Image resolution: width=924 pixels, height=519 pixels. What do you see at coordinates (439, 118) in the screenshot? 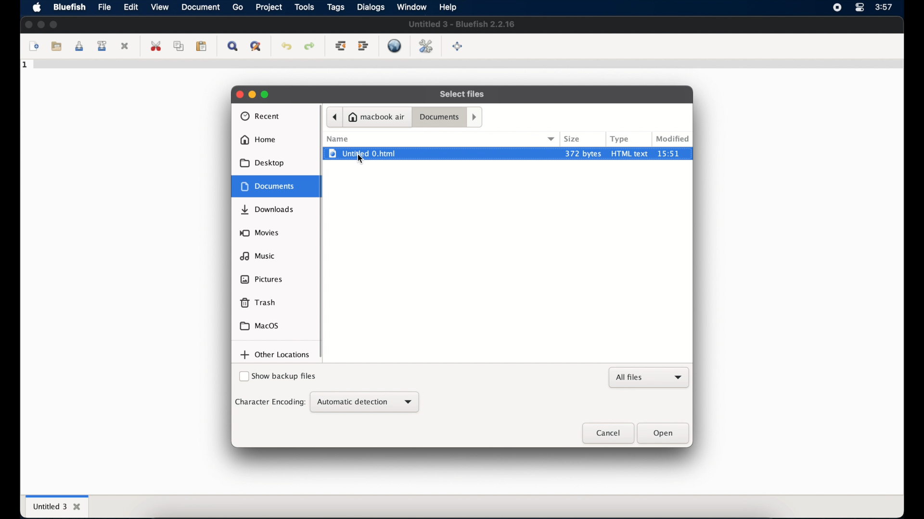
I see `documents` at bounding box center [439, 118].